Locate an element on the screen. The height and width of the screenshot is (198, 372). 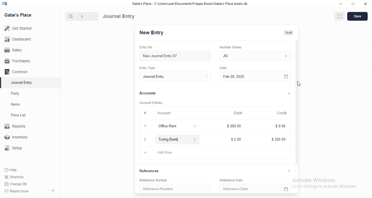
Date is located at coordinates (221, 68).